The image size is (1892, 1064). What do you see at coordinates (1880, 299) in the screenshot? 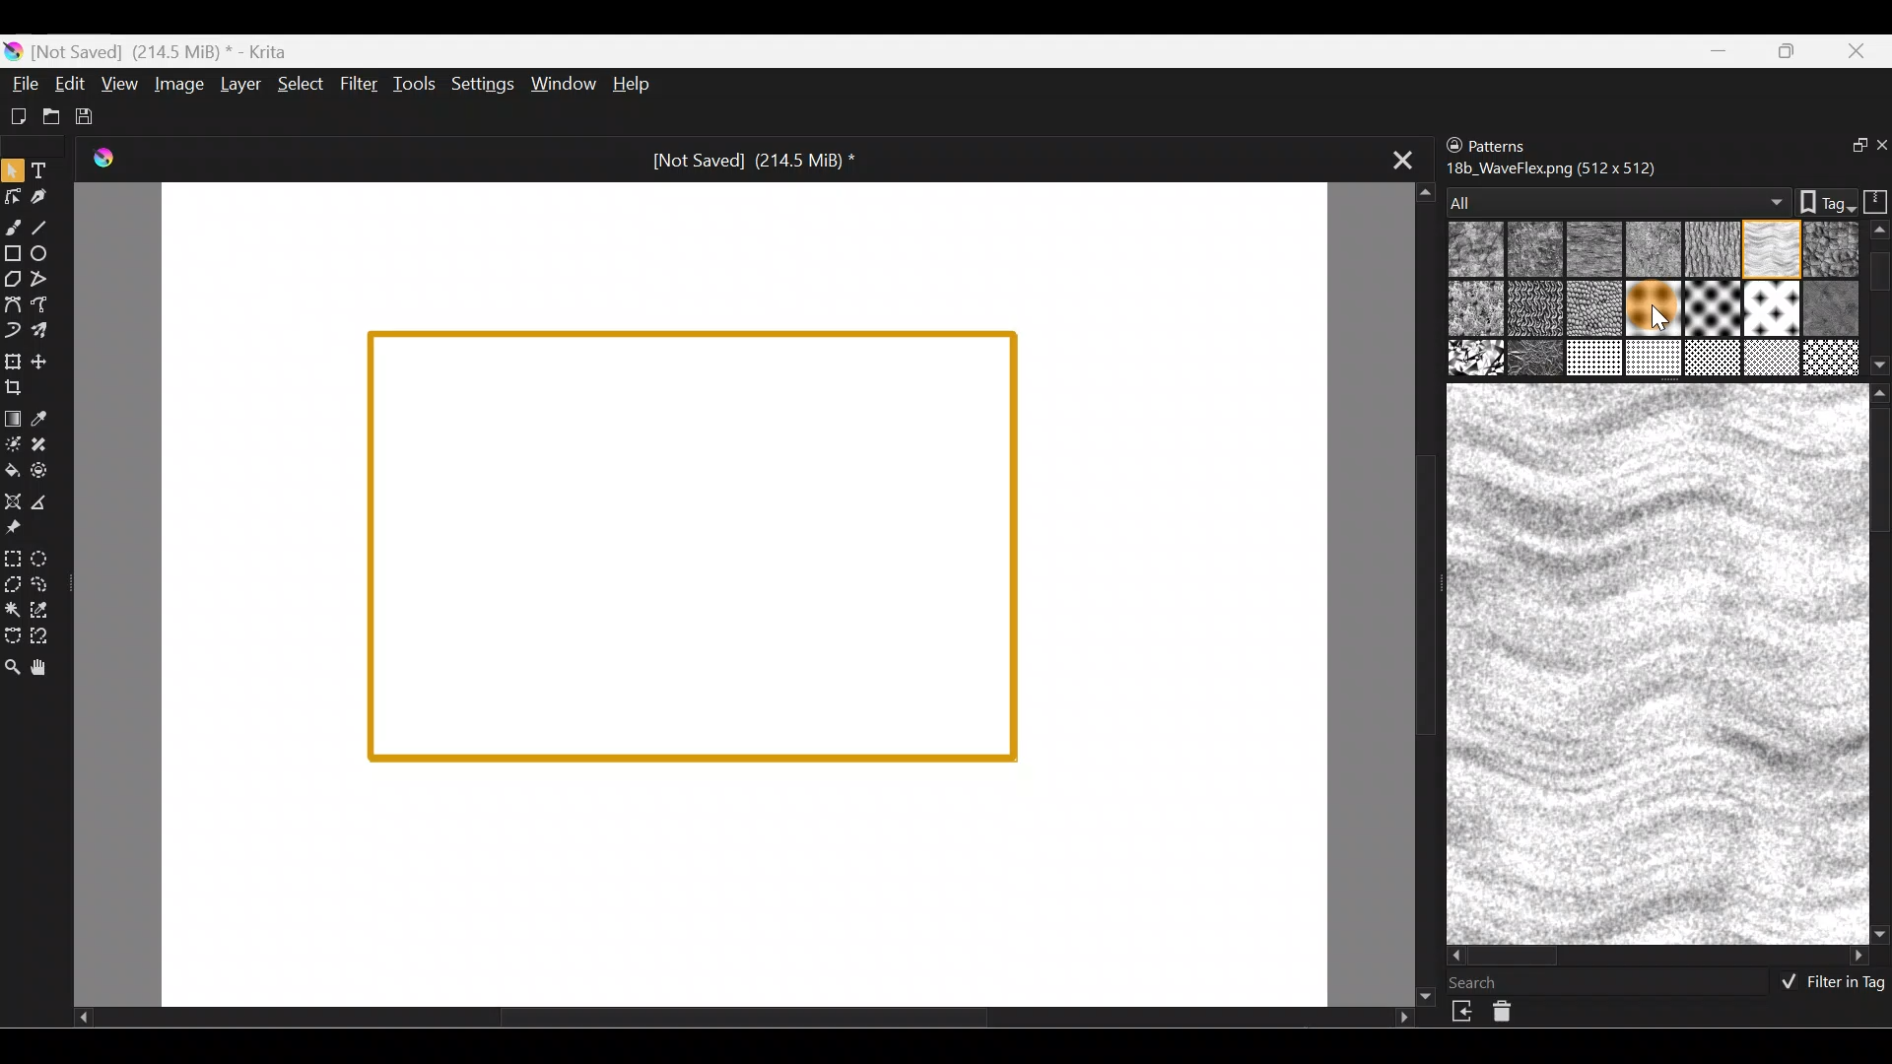
I see `Scroll bar` at bounding box center [1880, 299].